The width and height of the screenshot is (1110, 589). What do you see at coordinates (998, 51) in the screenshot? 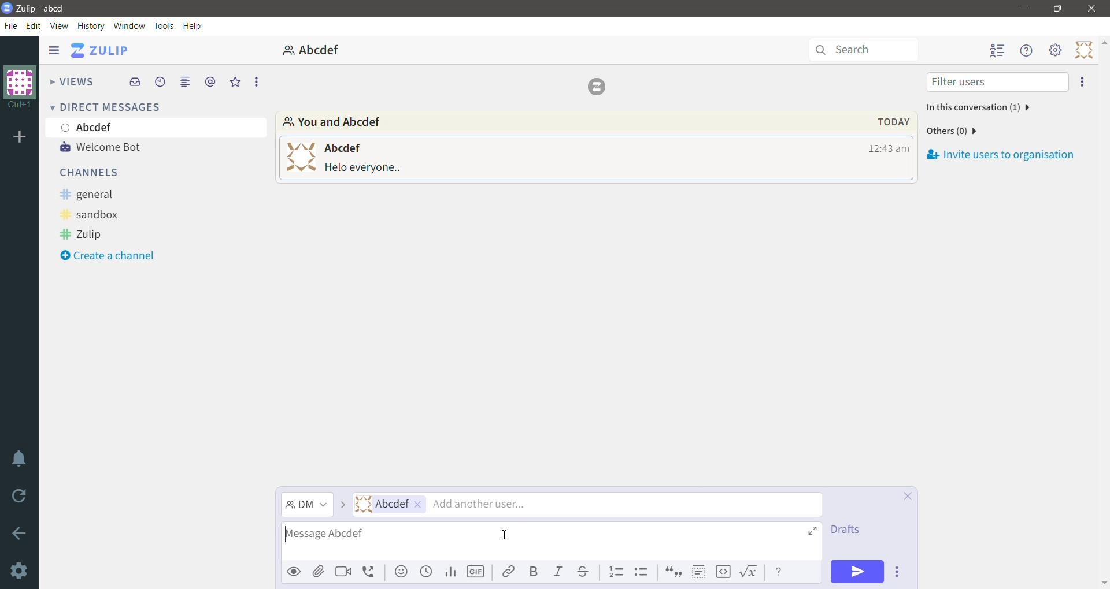
I see `Hide user list` at bounding box center [998, 51].